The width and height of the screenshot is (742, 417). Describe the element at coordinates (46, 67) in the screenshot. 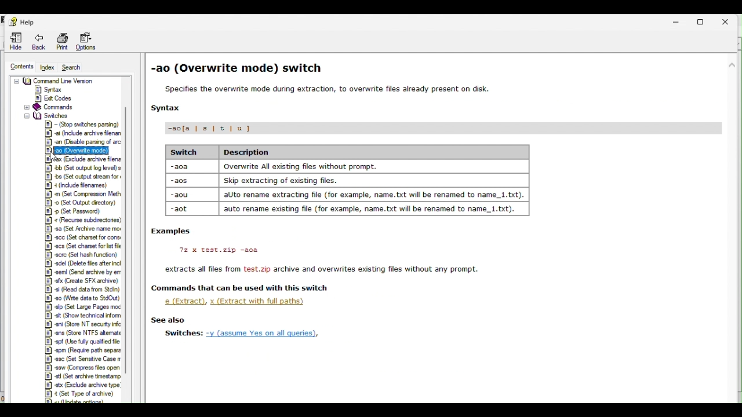

I see `Index` at that location.